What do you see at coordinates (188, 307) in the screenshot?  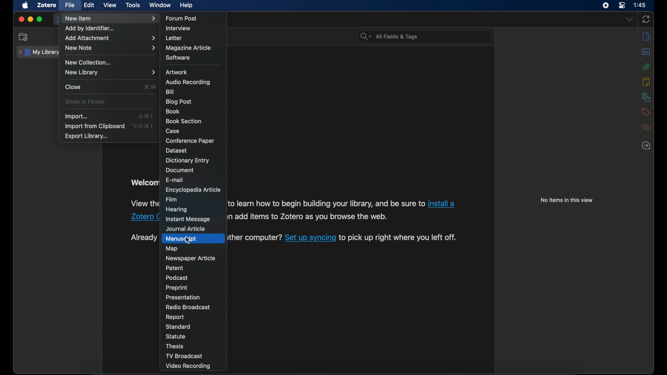 I see `radio broadcast` at bounding box center [188, 307].